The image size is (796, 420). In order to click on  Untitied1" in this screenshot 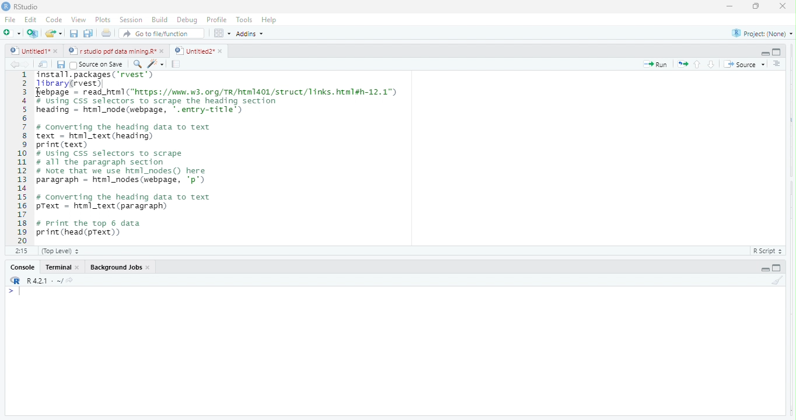, I will do `click(27, 51)`.